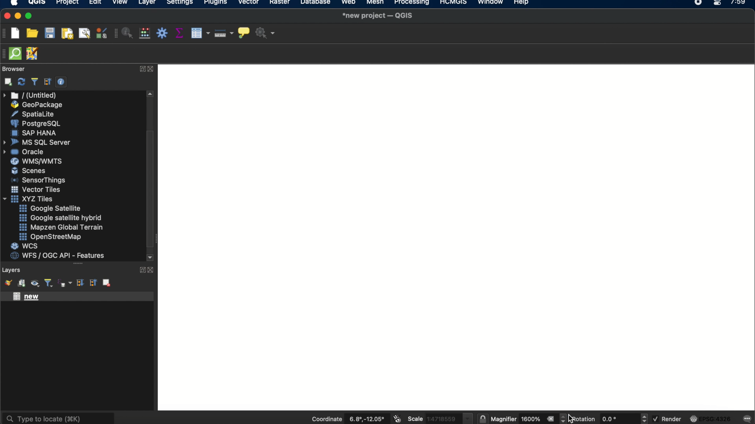 The width and height of the screenshot is (755, 424). Describe the element at coordinates (33, 54) in the screenshot. I see `JOSM remote` at that location.